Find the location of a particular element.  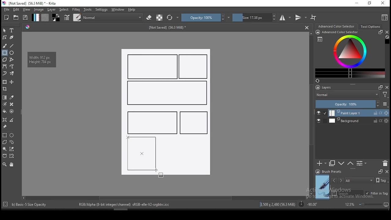

duplicate layer is located at coordinates (332, 163).